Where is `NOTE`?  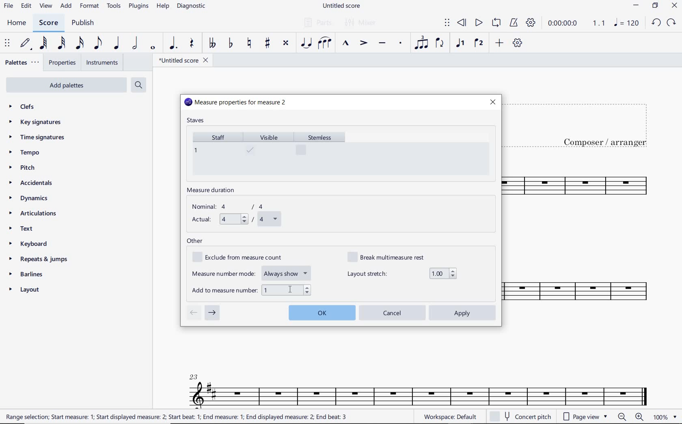
NOTE is located at coordinates (626, 23).